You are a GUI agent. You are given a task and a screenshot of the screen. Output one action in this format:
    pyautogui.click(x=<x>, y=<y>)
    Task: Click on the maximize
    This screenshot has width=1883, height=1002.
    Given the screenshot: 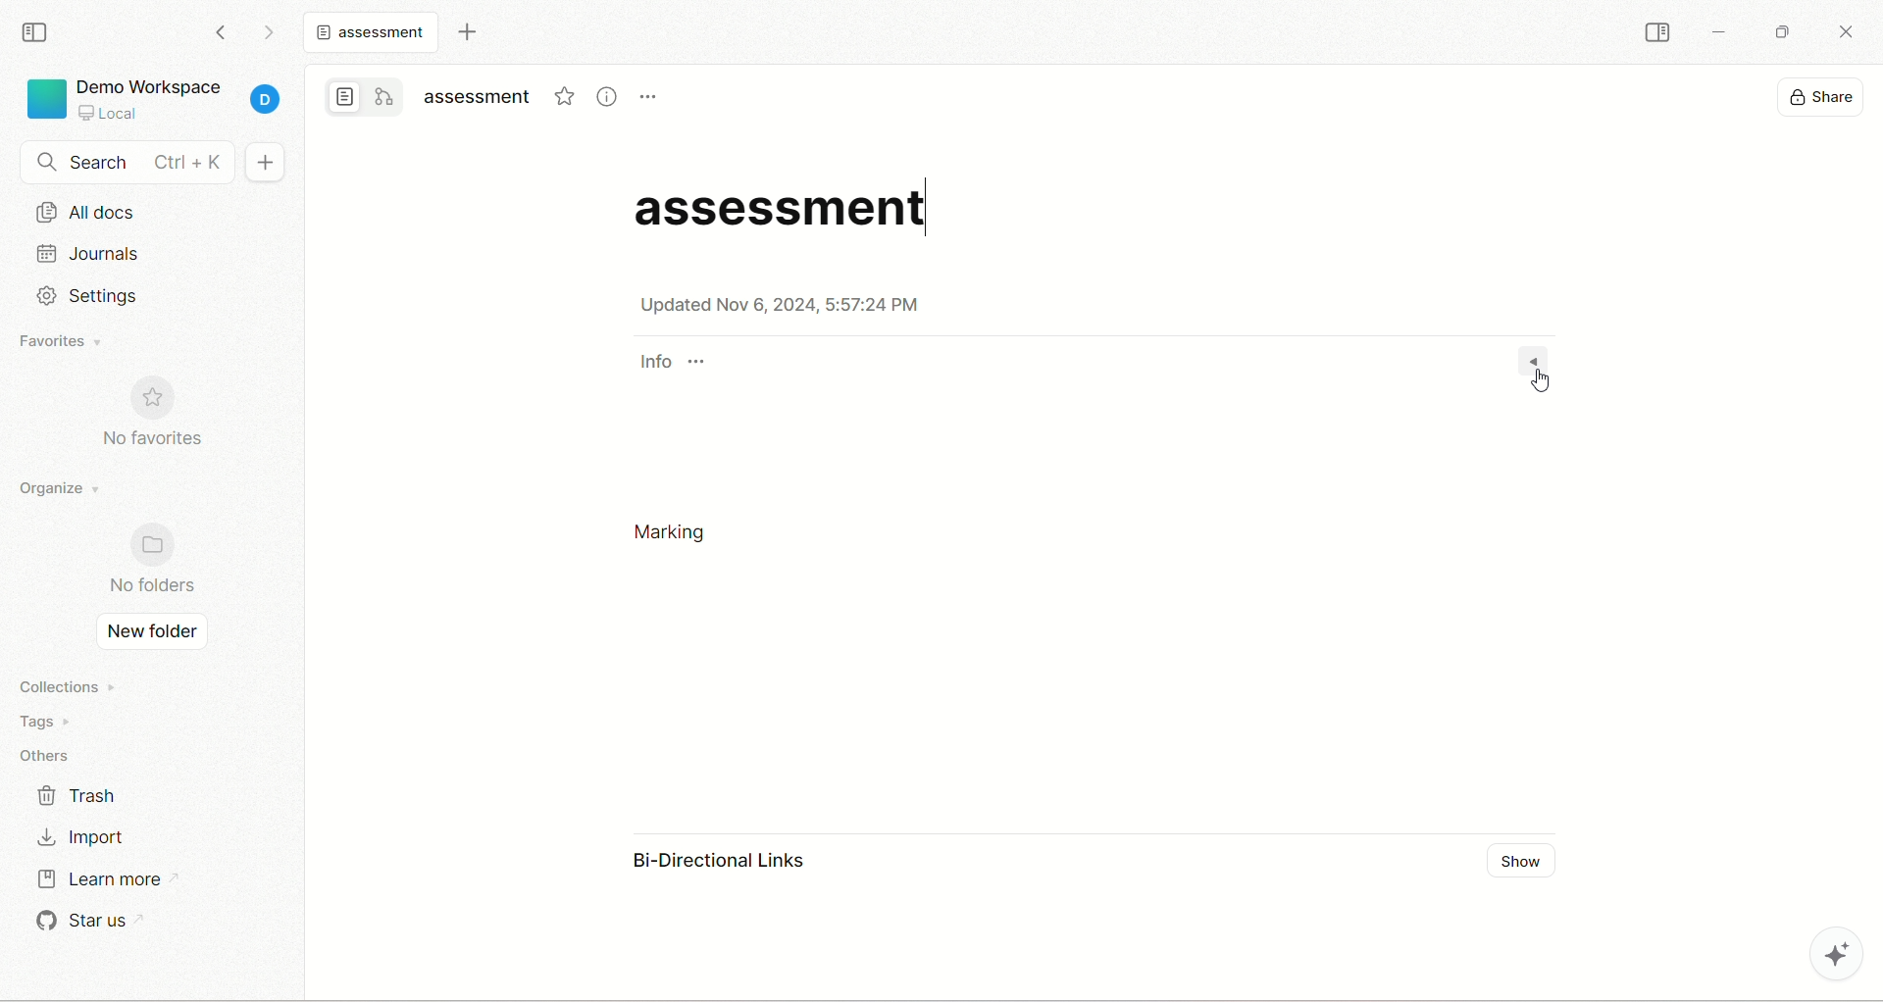 What is the action you would take?
    pyautogui.click(x=1780, y=32)
    